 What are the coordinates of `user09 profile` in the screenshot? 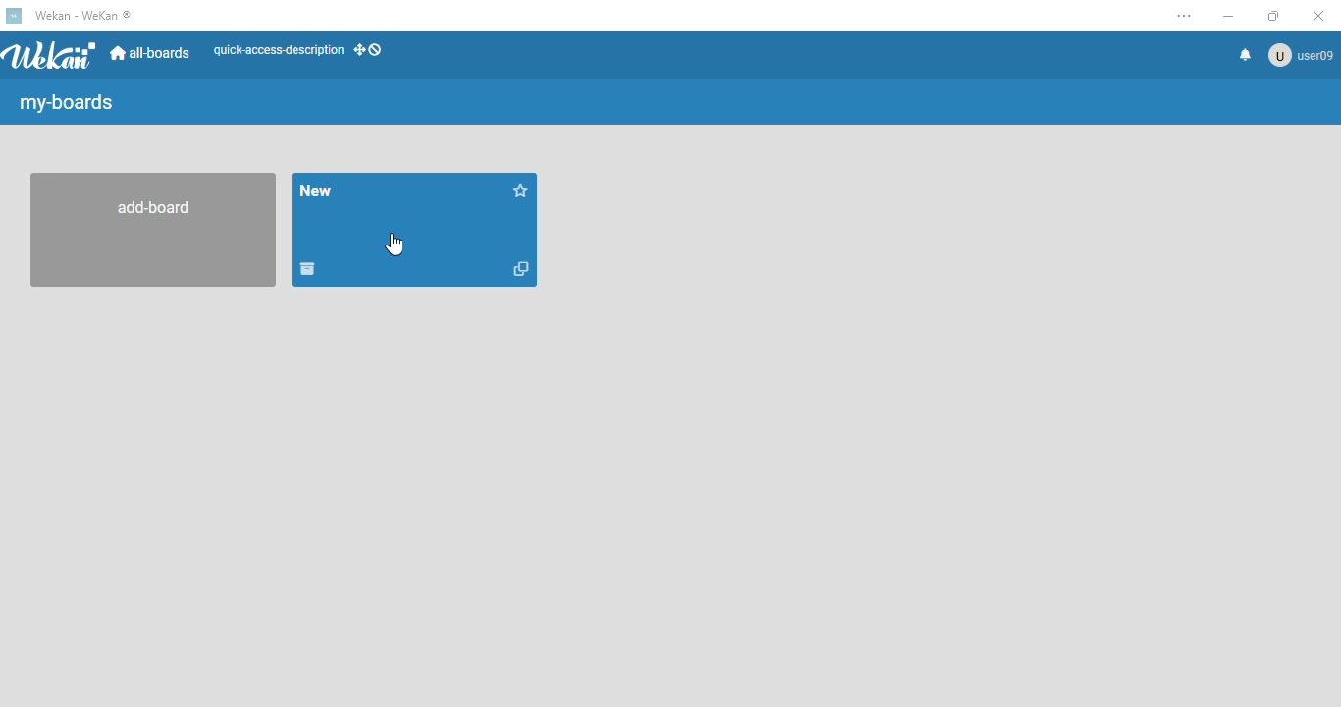 It's located at (1301, 55).